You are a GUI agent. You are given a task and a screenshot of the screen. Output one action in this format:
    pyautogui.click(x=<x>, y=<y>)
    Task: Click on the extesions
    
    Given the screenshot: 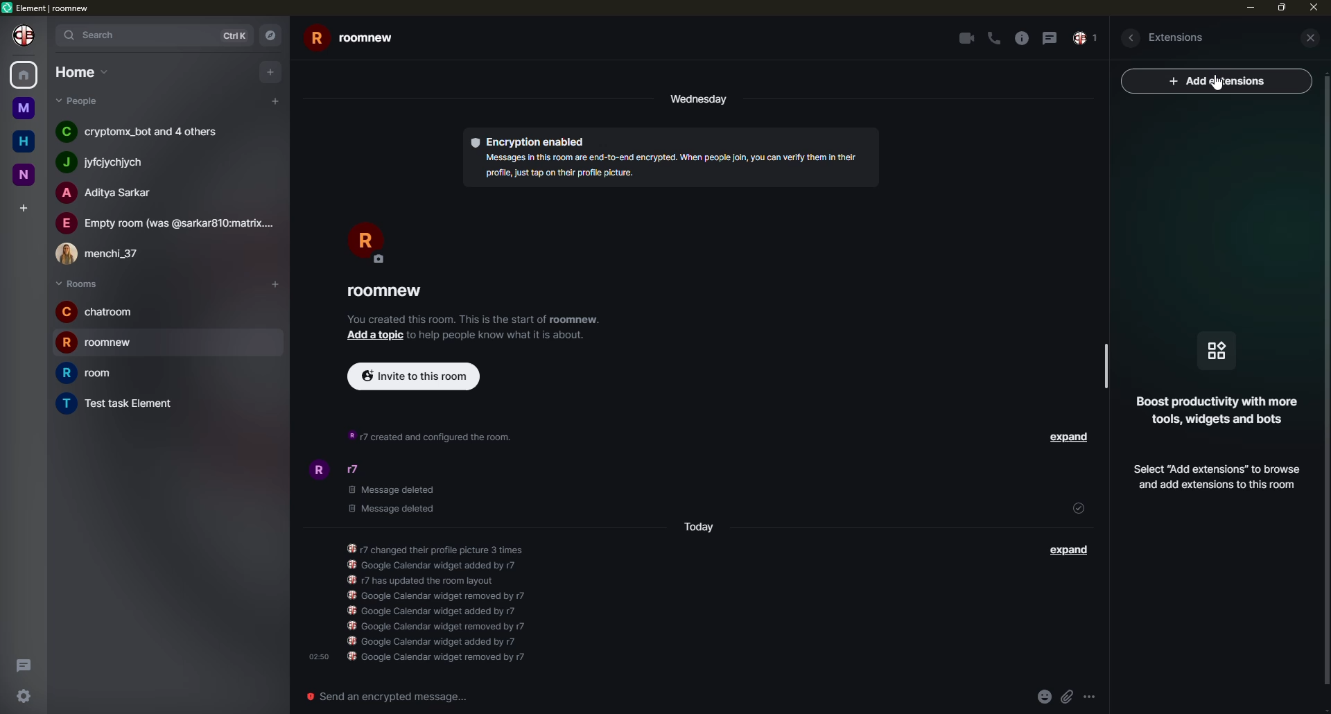 What is the action you would take?
    pyautogui.click(x=1178, y=37)
    